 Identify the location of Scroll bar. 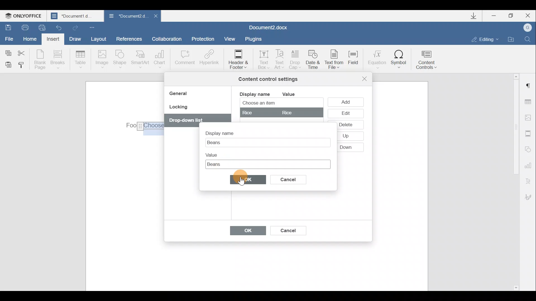
(514, 181).